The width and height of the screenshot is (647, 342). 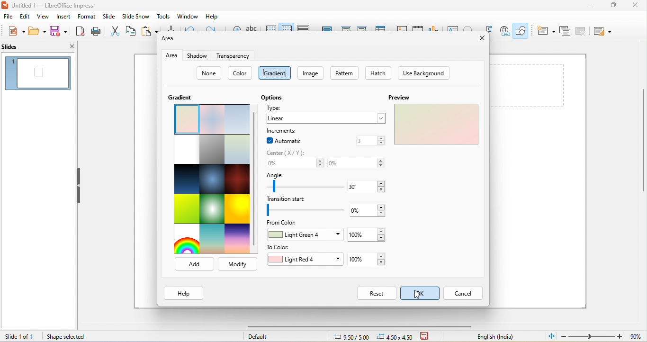 What do you see at coordinates (238, 264) in the screenshot?
I see `modify` at bounding box center [238, 264].